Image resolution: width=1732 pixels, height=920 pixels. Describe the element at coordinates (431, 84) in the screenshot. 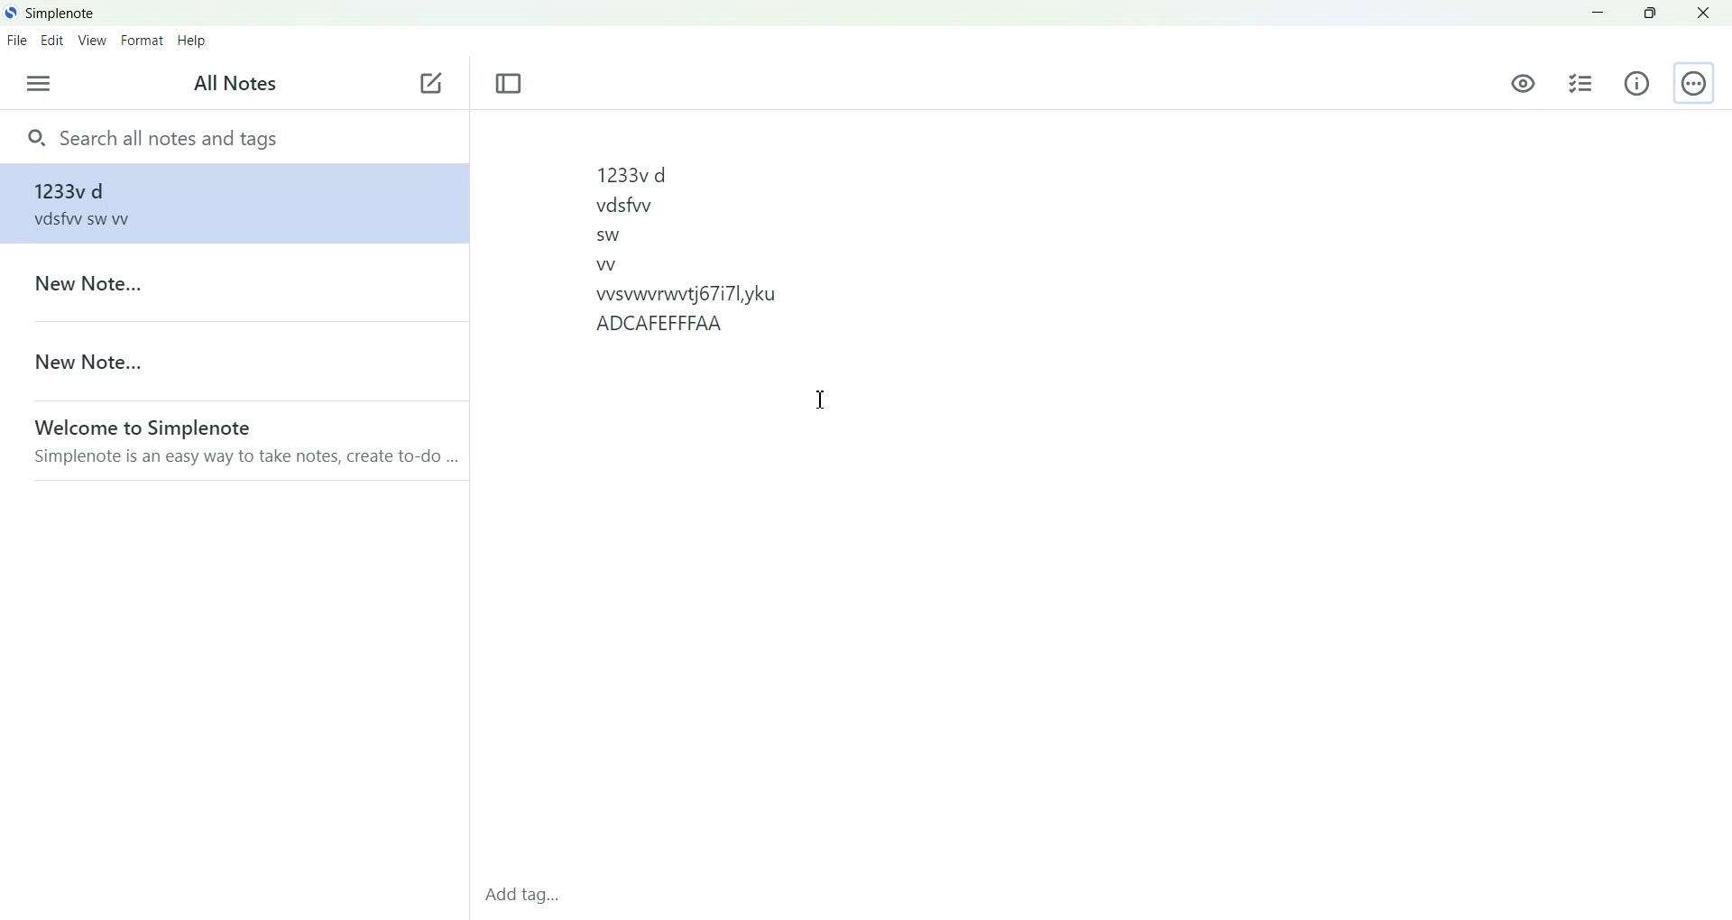

I see `Add Note` at that location.